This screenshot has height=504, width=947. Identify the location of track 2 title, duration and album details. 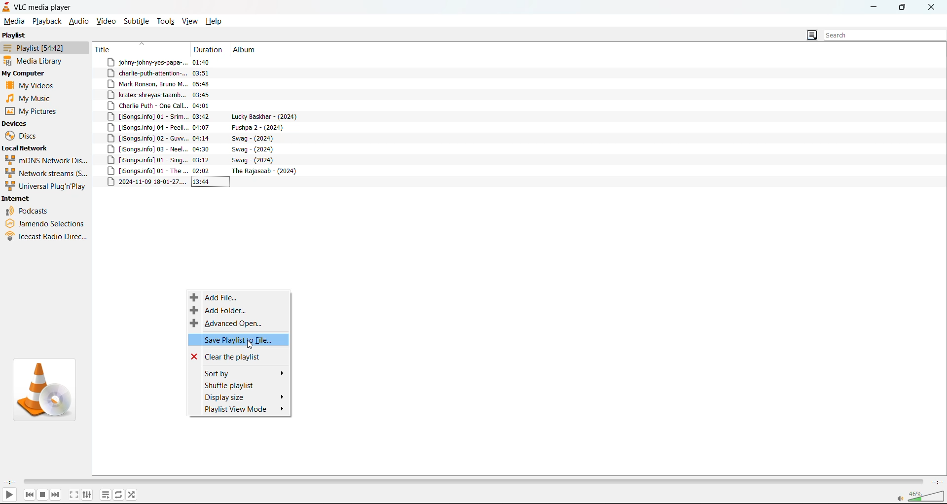
(182, 72).